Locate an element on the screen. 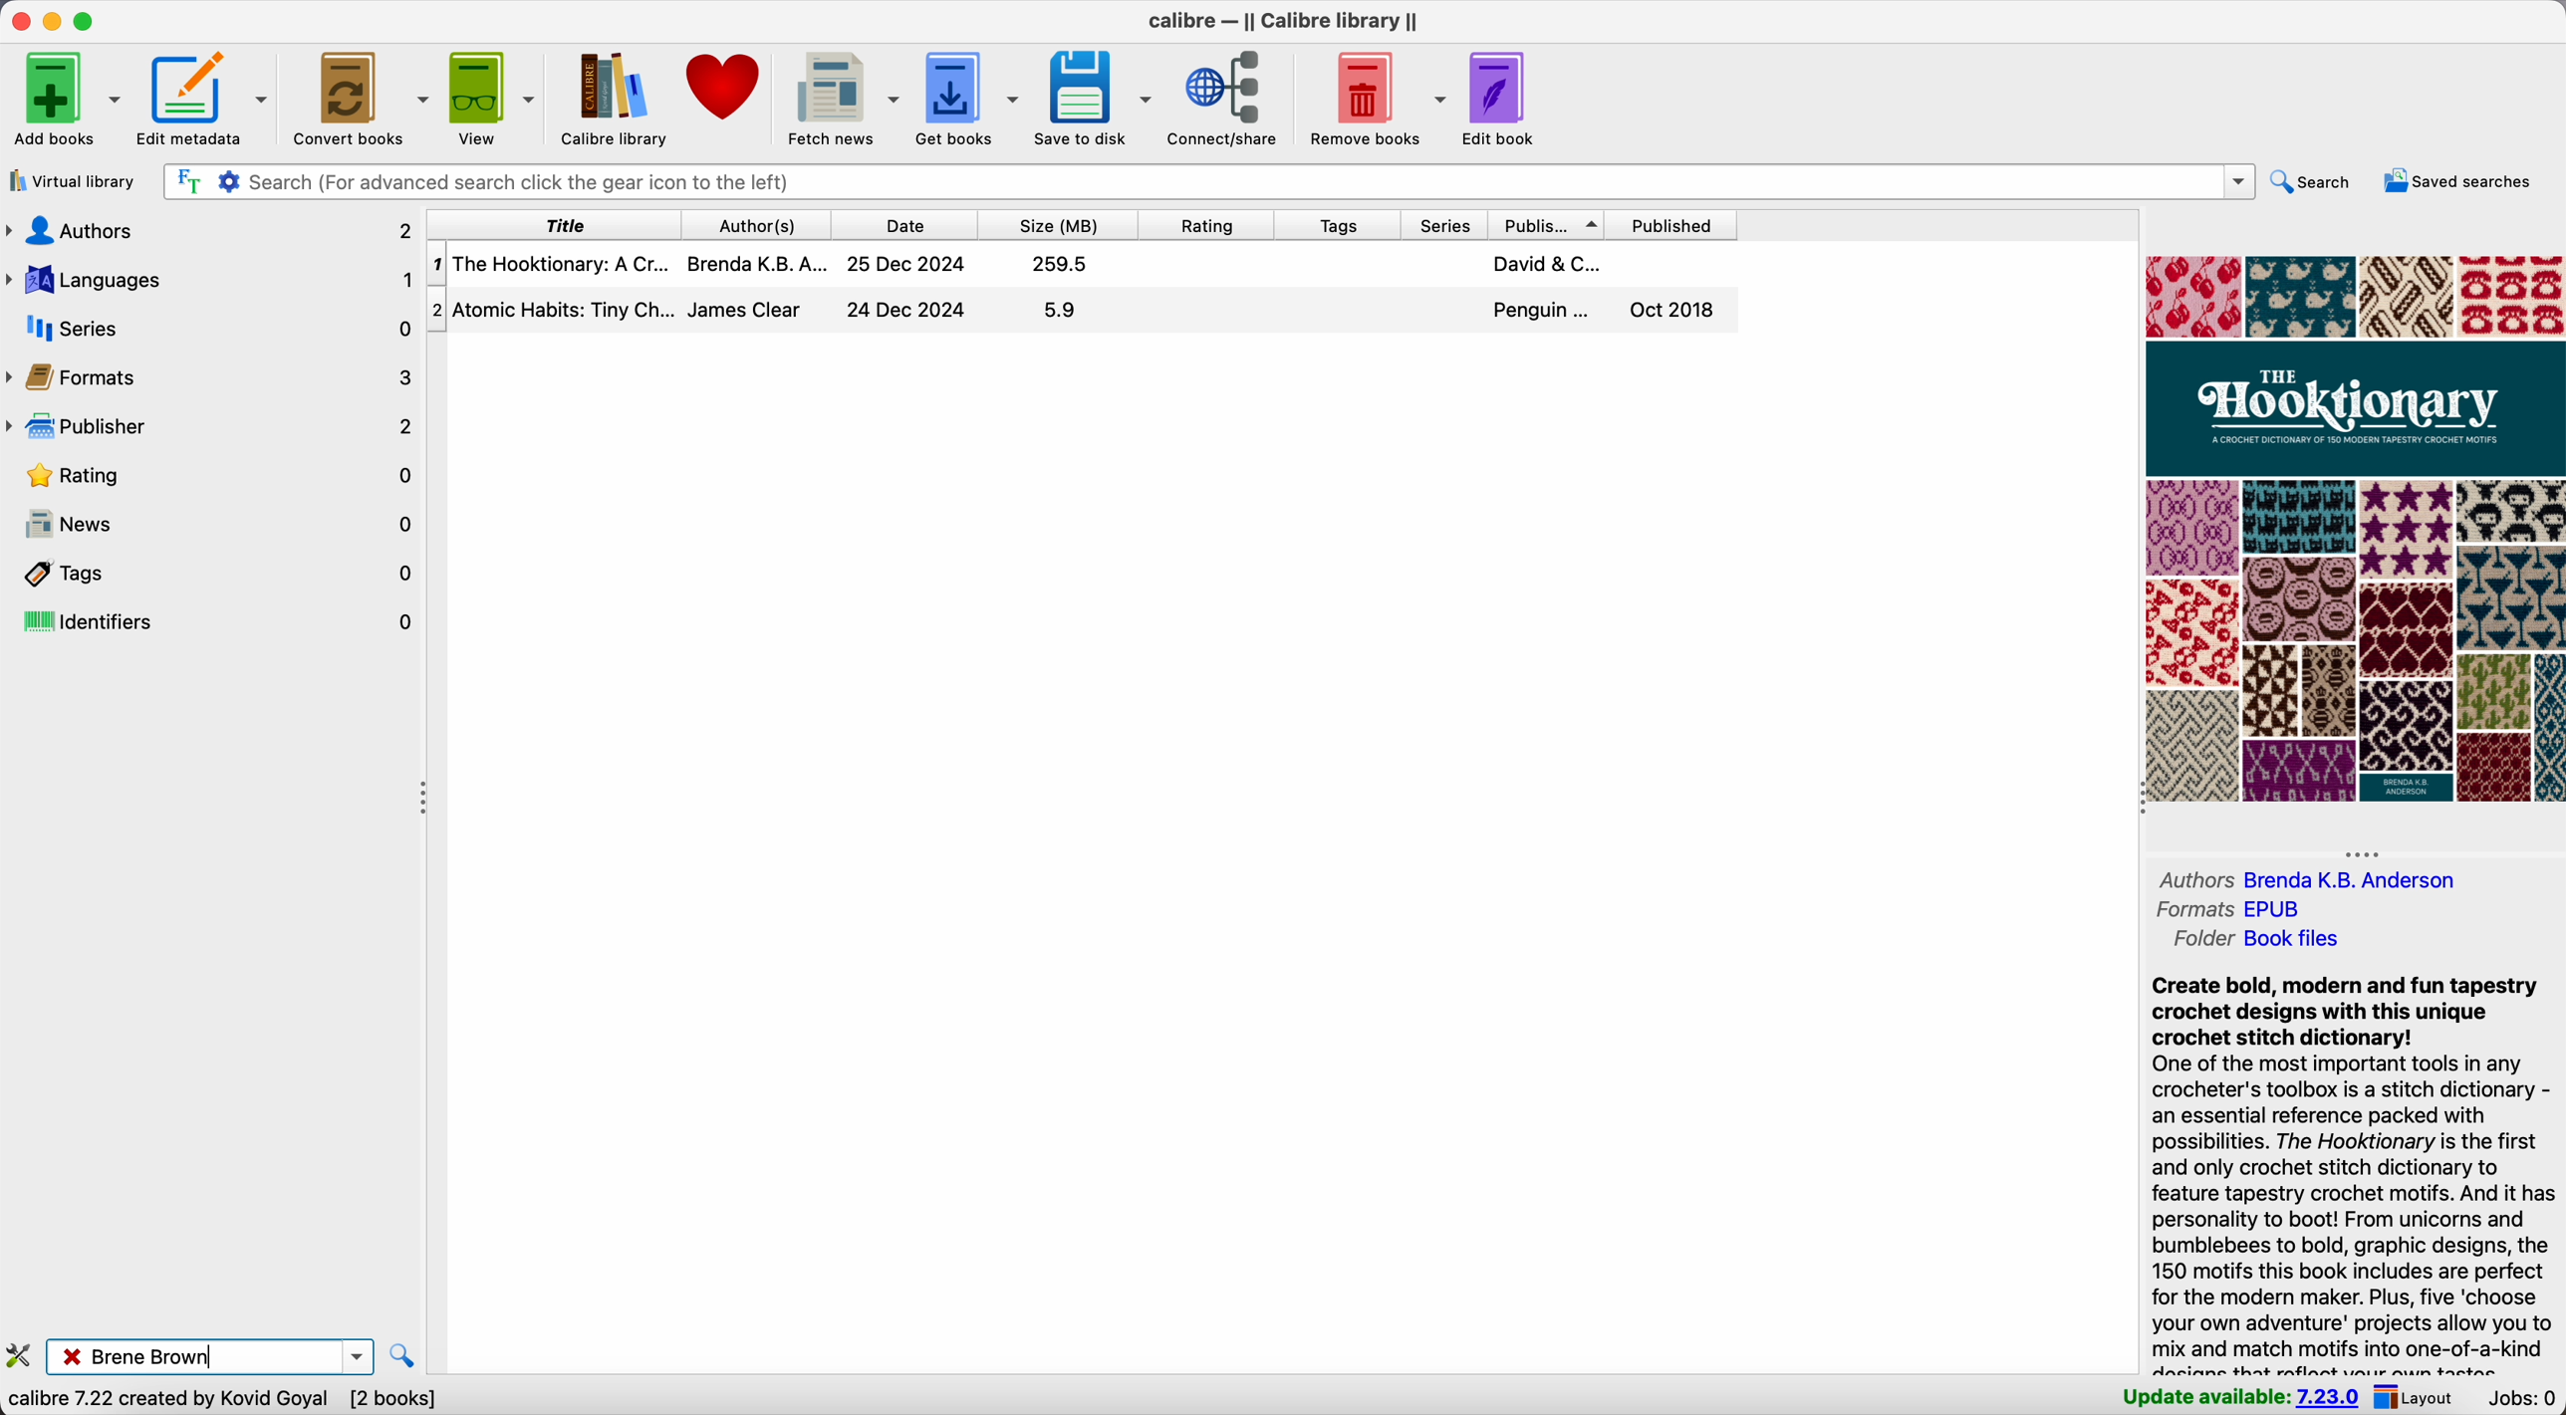  close Calibre is located at coordinates (16, 21).